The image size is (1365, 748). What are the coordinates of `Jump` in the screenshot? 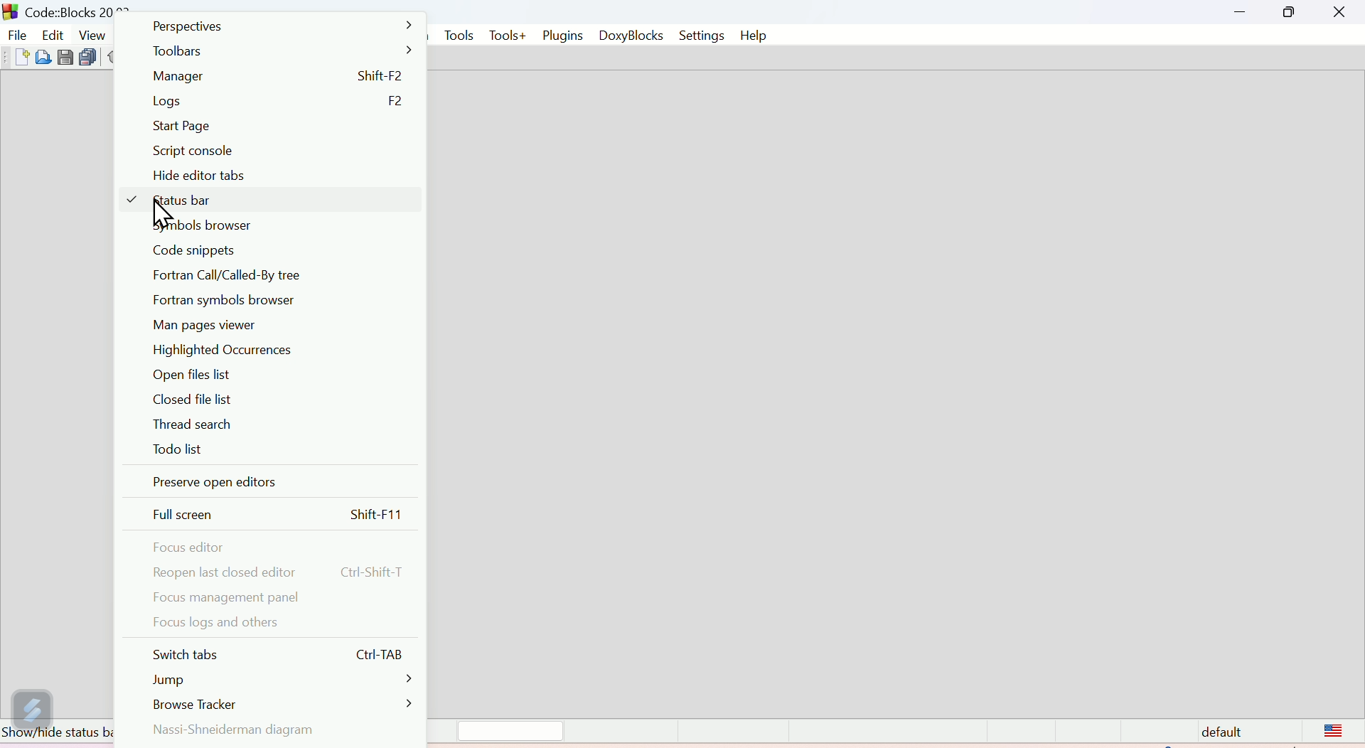 It's located at (284, 679).